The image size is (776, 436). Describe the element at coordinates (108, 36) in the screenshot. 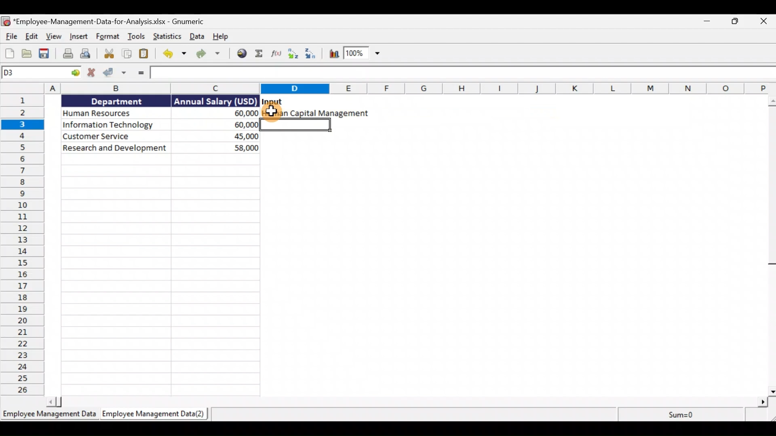

I see `Format` at that location.